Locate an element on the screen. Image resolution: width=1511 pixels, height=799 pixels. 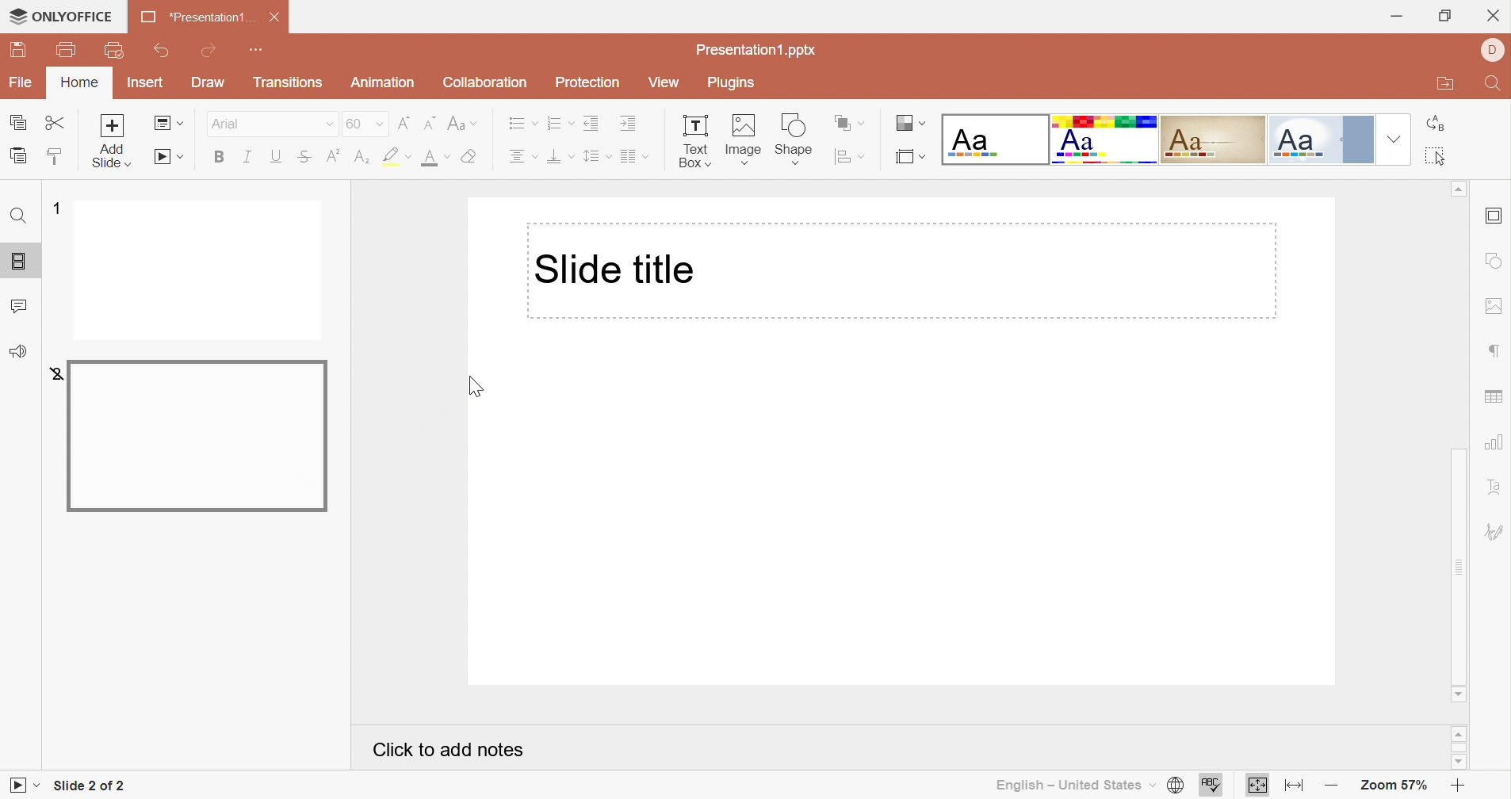
Shape is located at coordinates (794, 138).